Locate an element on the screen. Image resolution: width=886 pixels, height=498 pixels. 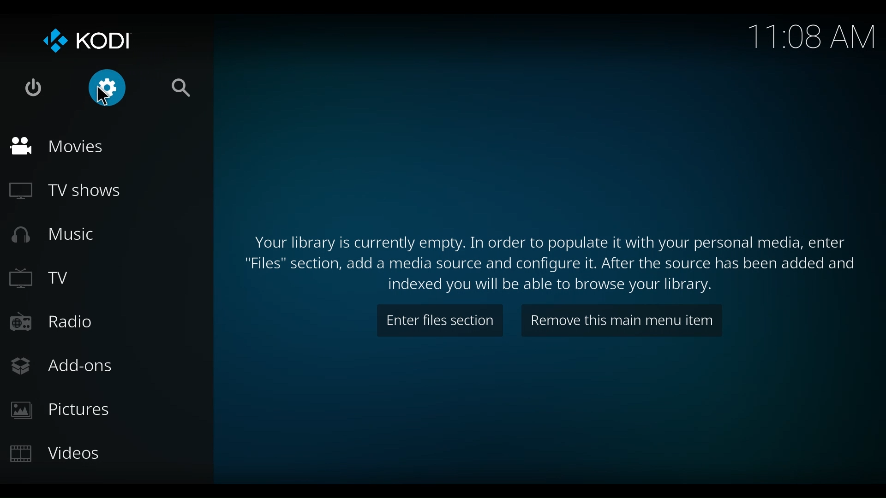
Radio is located at coordinates (53, 322).